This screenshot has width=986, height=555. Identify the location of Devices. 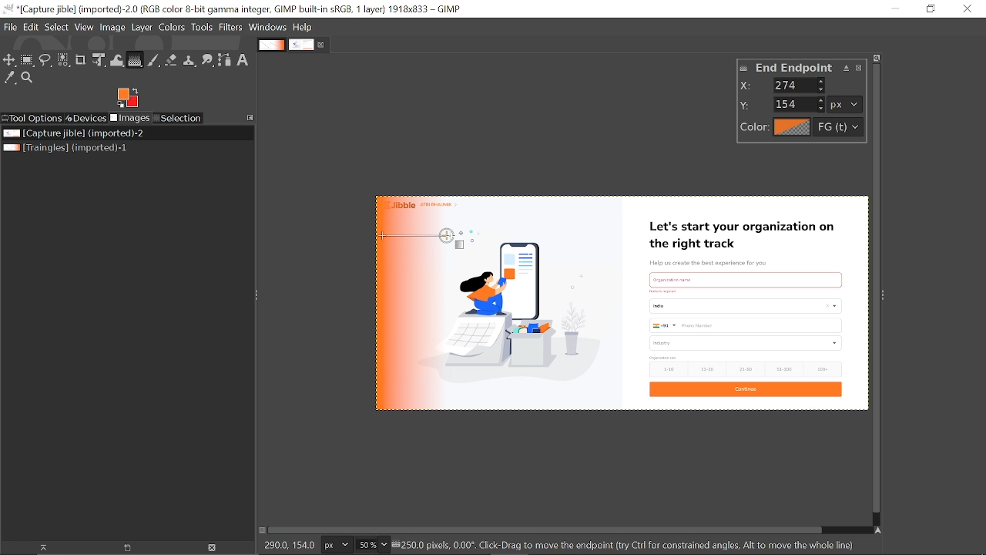
(86, 118).